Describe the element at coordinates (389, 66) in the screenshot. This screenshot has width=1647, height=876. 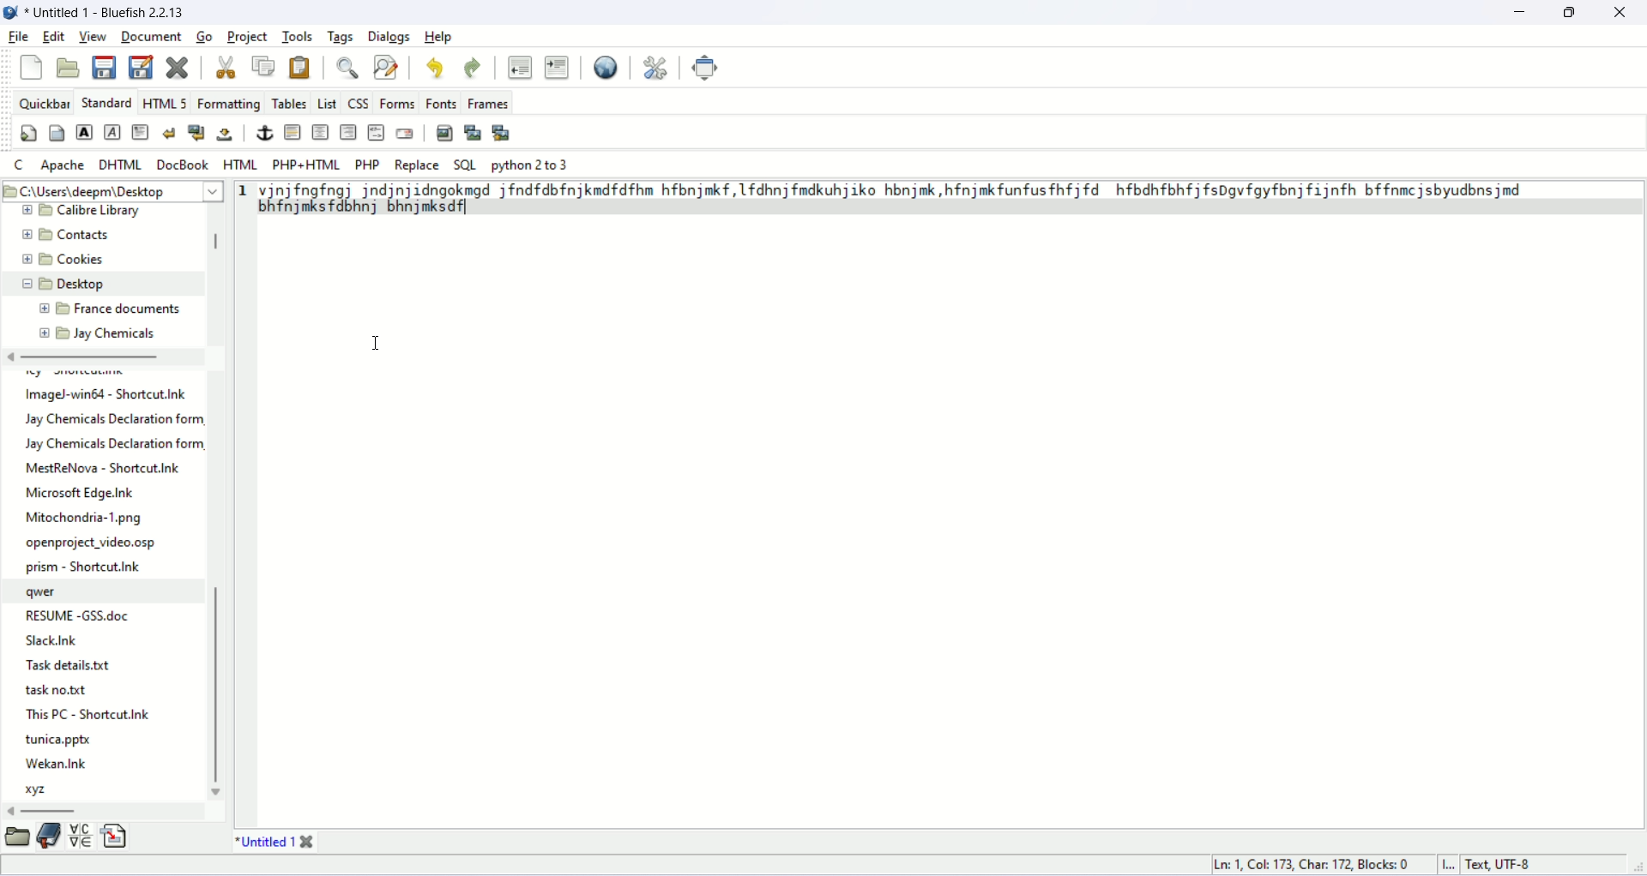
I see `advanced find and replace` at that location.